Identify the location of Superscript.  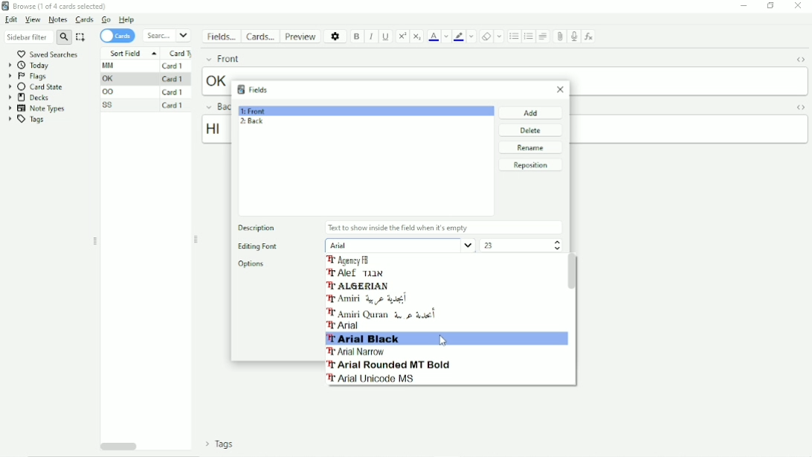
(403, 36).